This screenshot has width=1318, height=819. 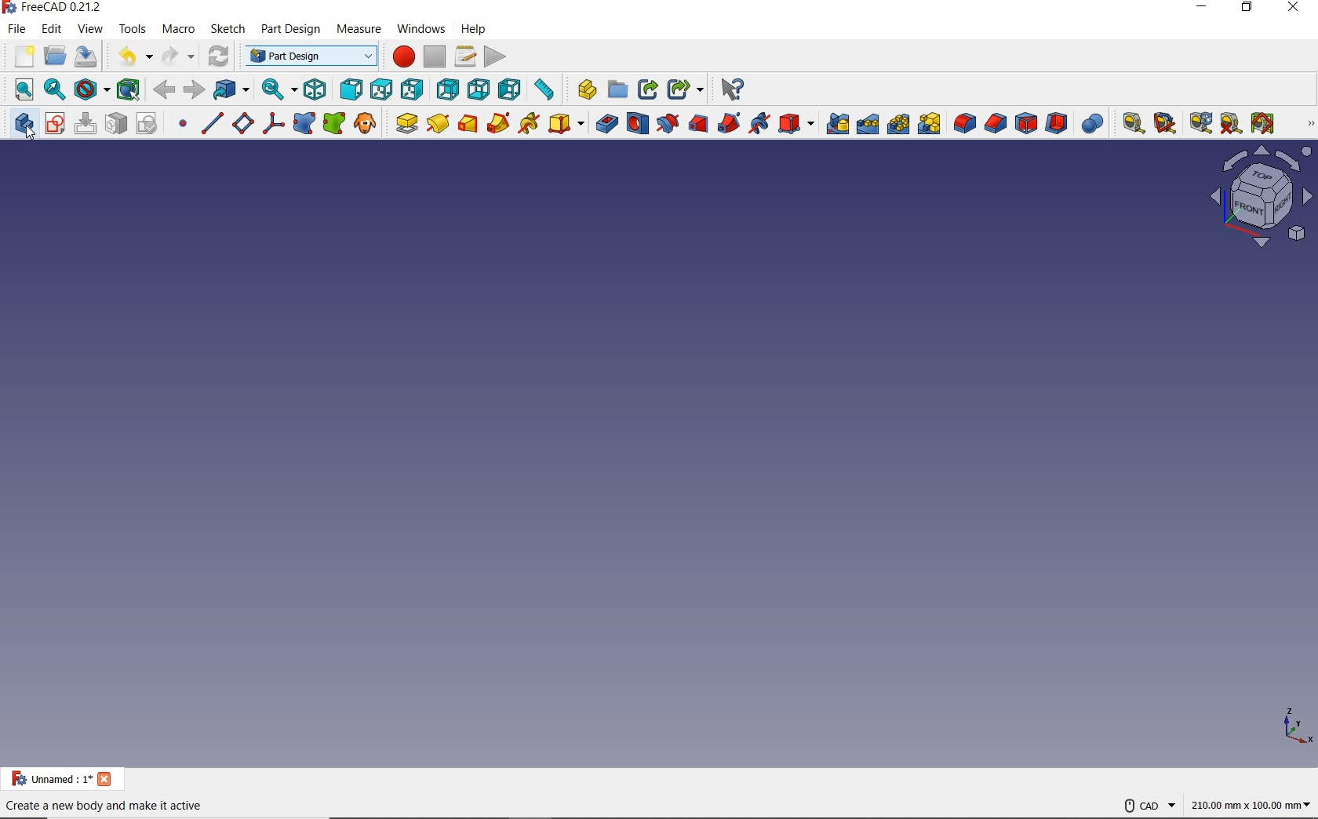 I want to click on THICKNESS, so click(x=1058, y=121).